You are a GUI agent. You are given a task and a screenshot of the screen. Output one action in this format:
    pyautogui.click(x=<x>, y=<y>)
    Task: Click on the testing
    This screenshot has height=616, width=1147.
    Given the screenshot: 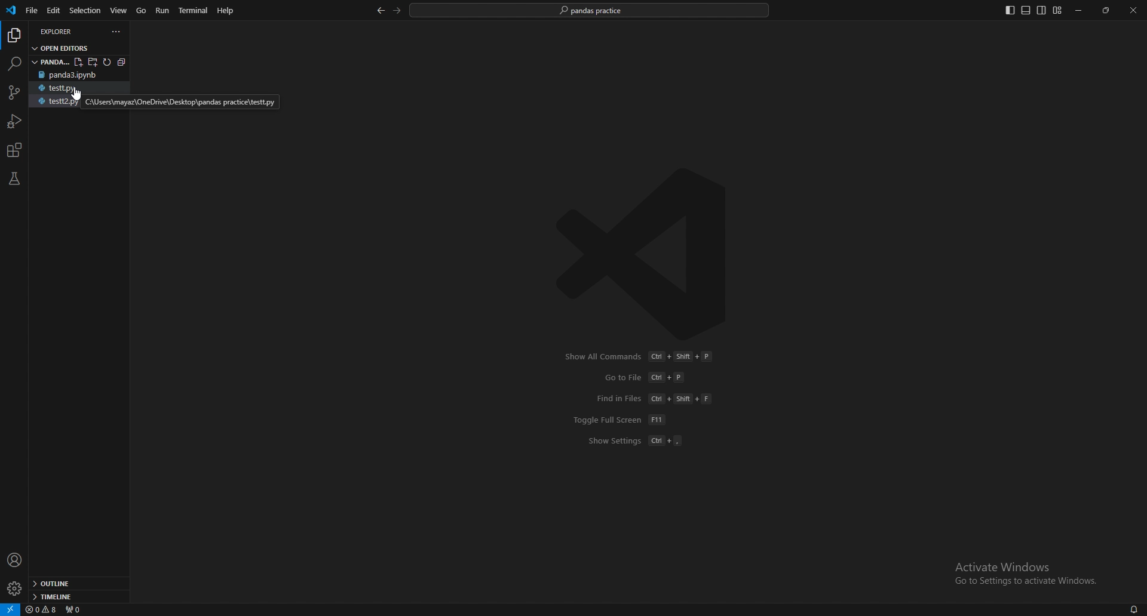 What is the action you would take?
    pyautogui.click(x=14, y=178)
    